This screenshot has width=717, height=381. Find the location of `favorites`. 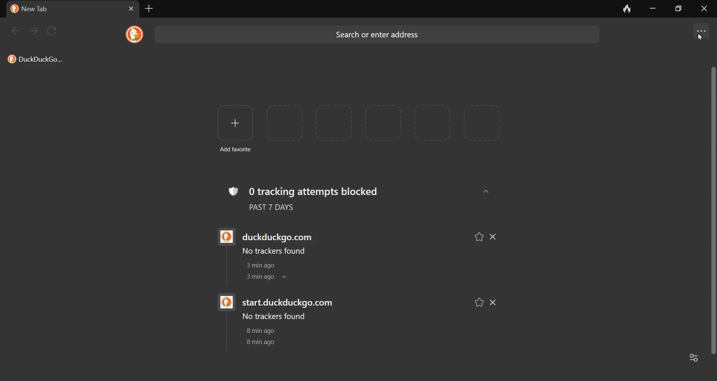

favorites is located at coordinates (479, 235).